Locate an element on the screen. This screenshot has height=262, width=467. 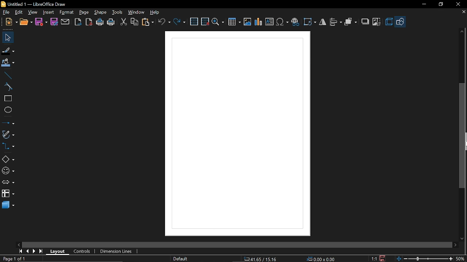
print is located at coordinates (110, 22).